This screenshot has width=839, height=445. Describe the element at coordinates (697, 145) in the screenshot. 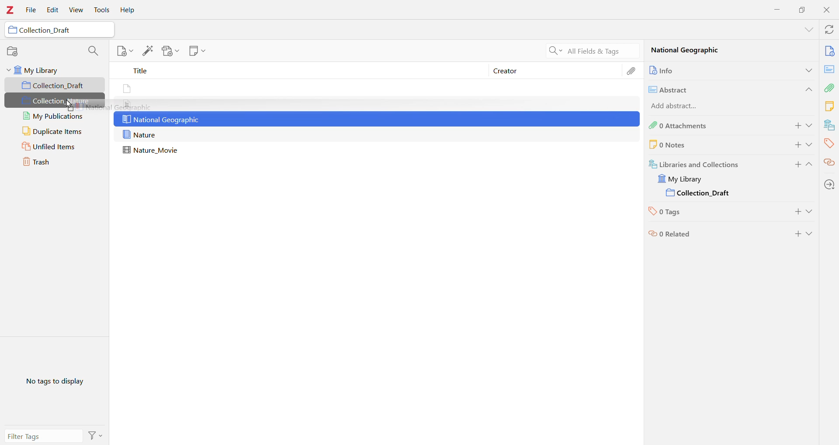

I see `0 Notes` at that location.